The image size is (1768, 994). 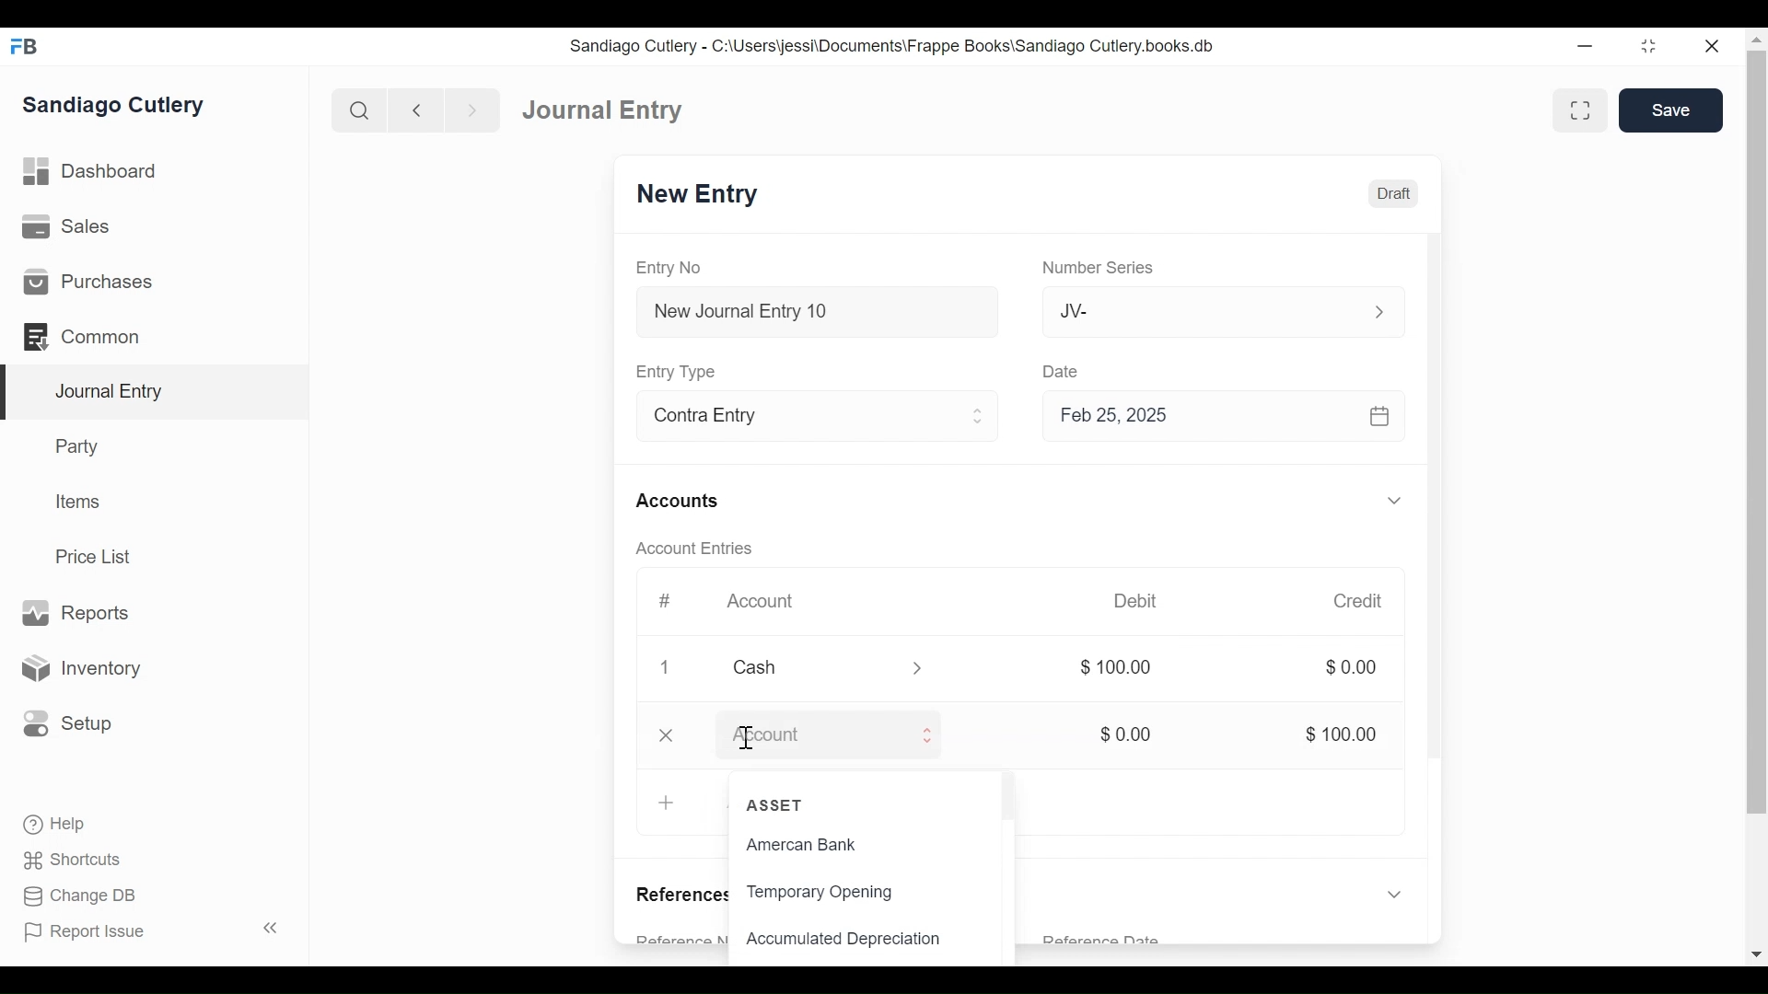 What do you see at coordinates (1344, 734) in the screenshot?
I see `$100.00` at bounding box center [1344, 734].